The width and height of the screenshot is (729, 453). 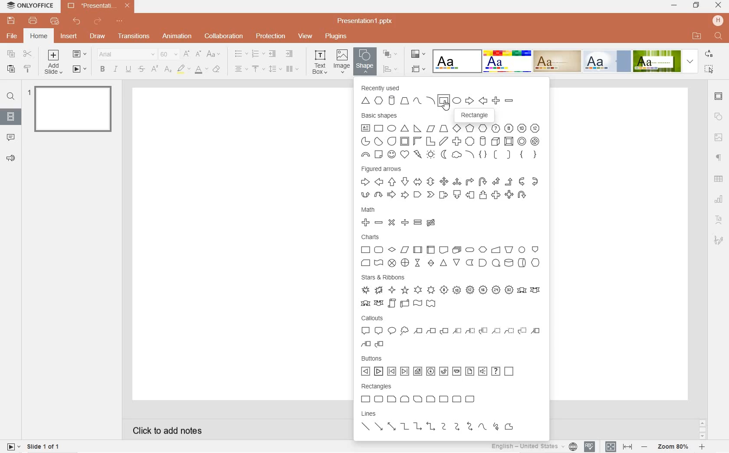 What do you see at coordinates (470, 102) in the screenshot?
I see `Right Arrow` at bounding box center [470, 102].